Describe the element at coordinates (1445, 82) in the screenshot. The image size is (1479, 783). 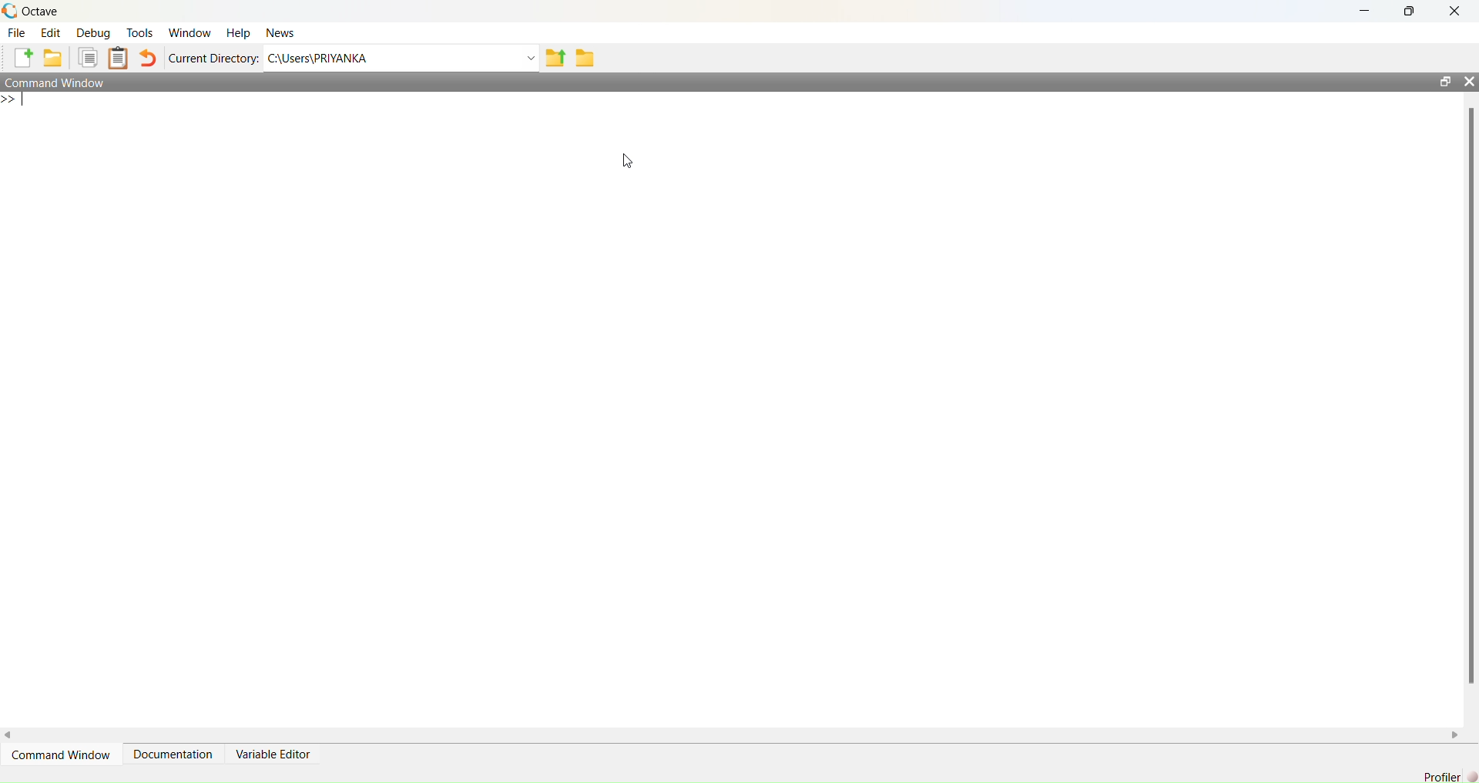
I see `open in separate window` at that location.